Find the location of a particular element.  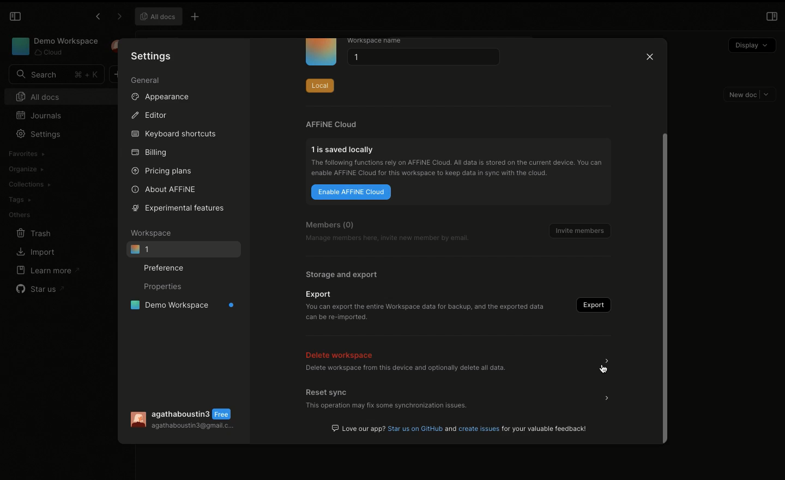

agathaboustin3@gmail.c... is located at coordinates (194, 428).